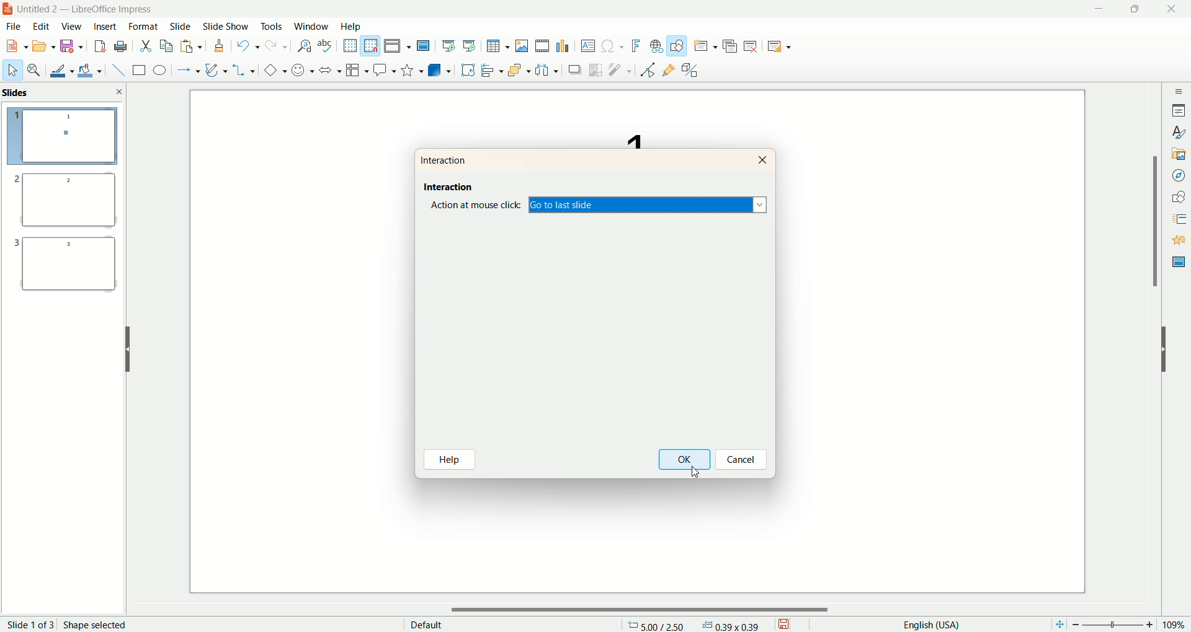 The image size is (1191, 632). I want to click on sidebar settings, so click(1177, 89).